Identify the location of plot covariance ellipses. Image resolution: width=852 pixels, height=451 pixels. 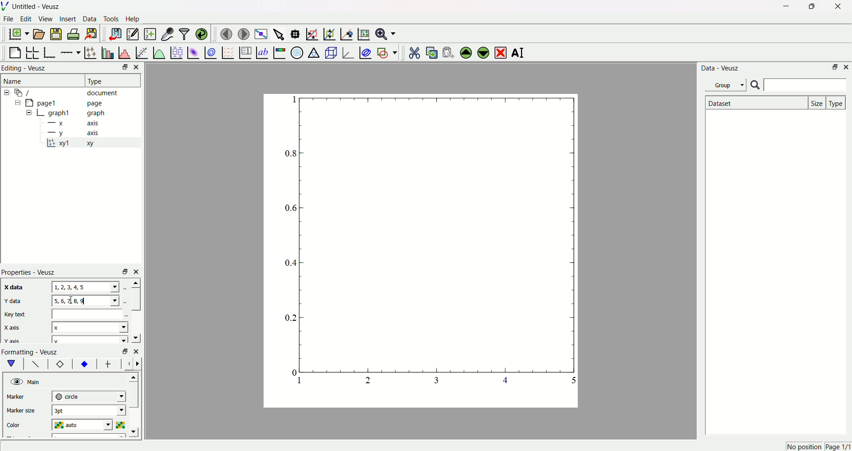
(365, 51).